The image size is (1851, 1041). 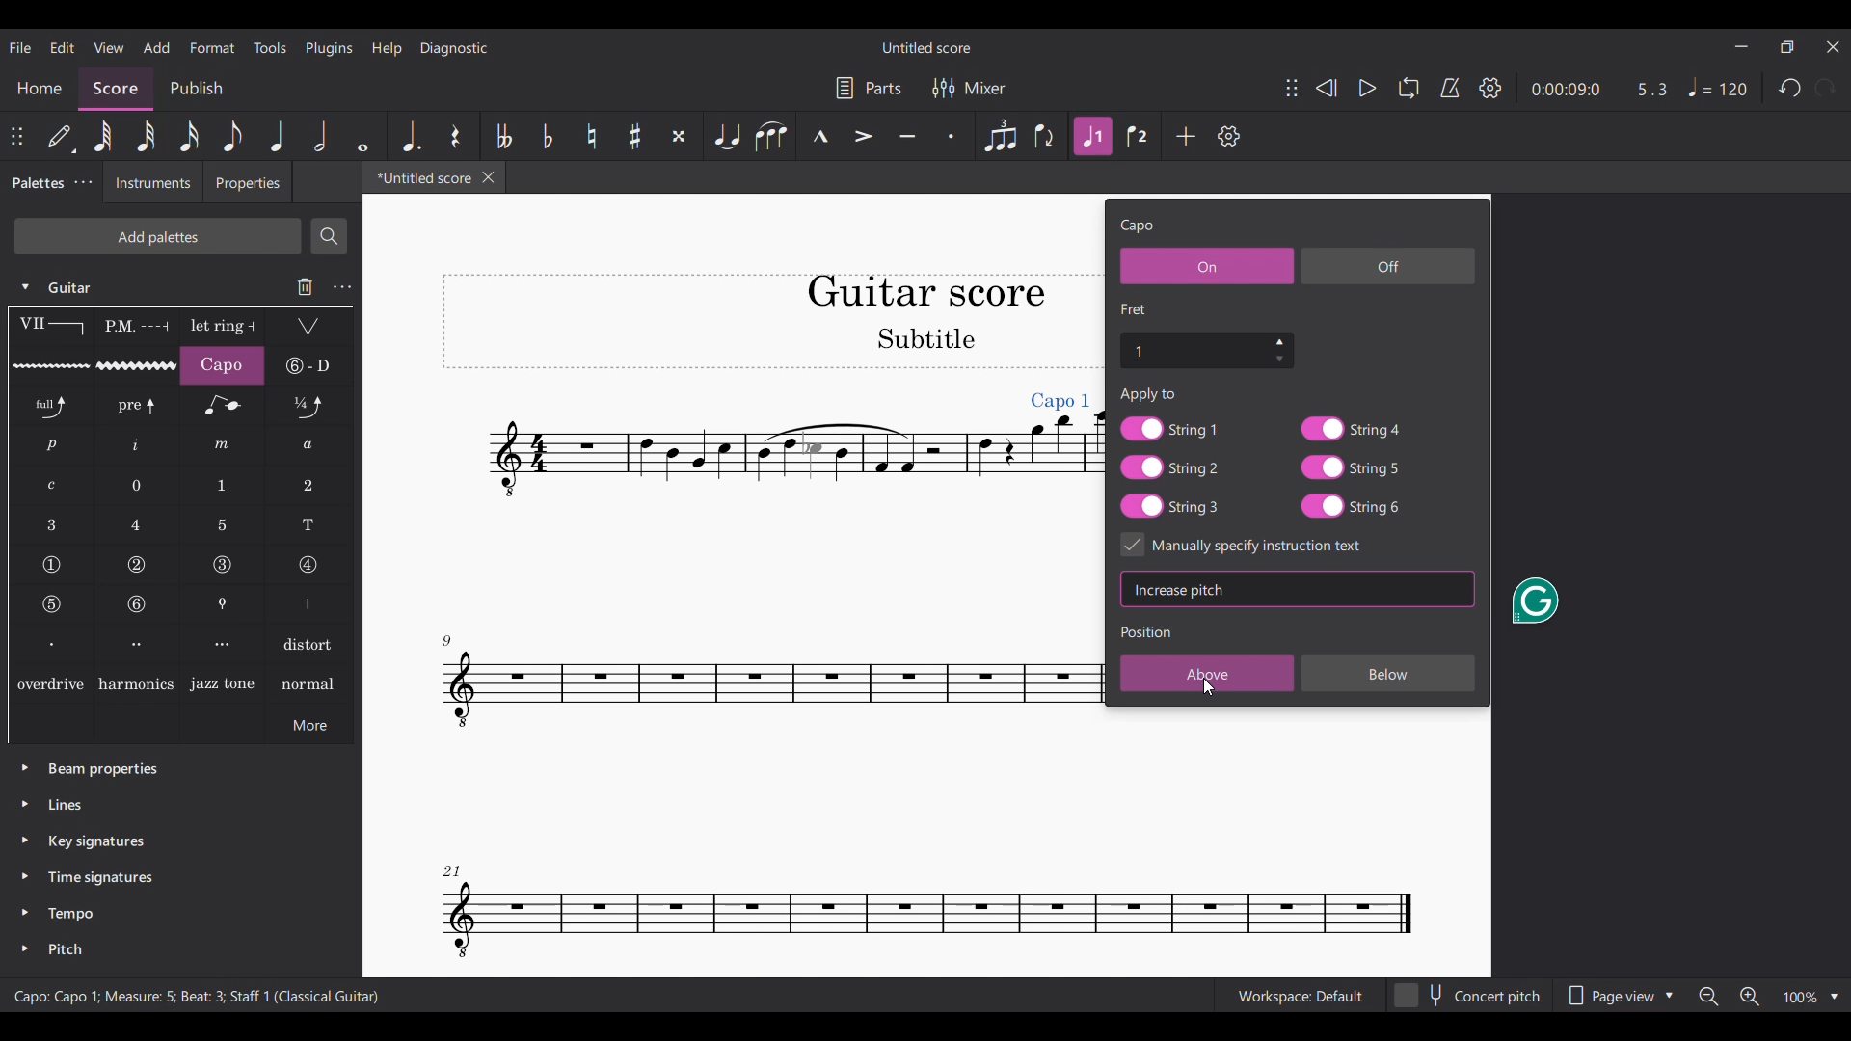 What do you see at coordinates (275, 135) in the screenshot?
I see `Quarter note highlighted after current selection` at bounding box center [275, 135].